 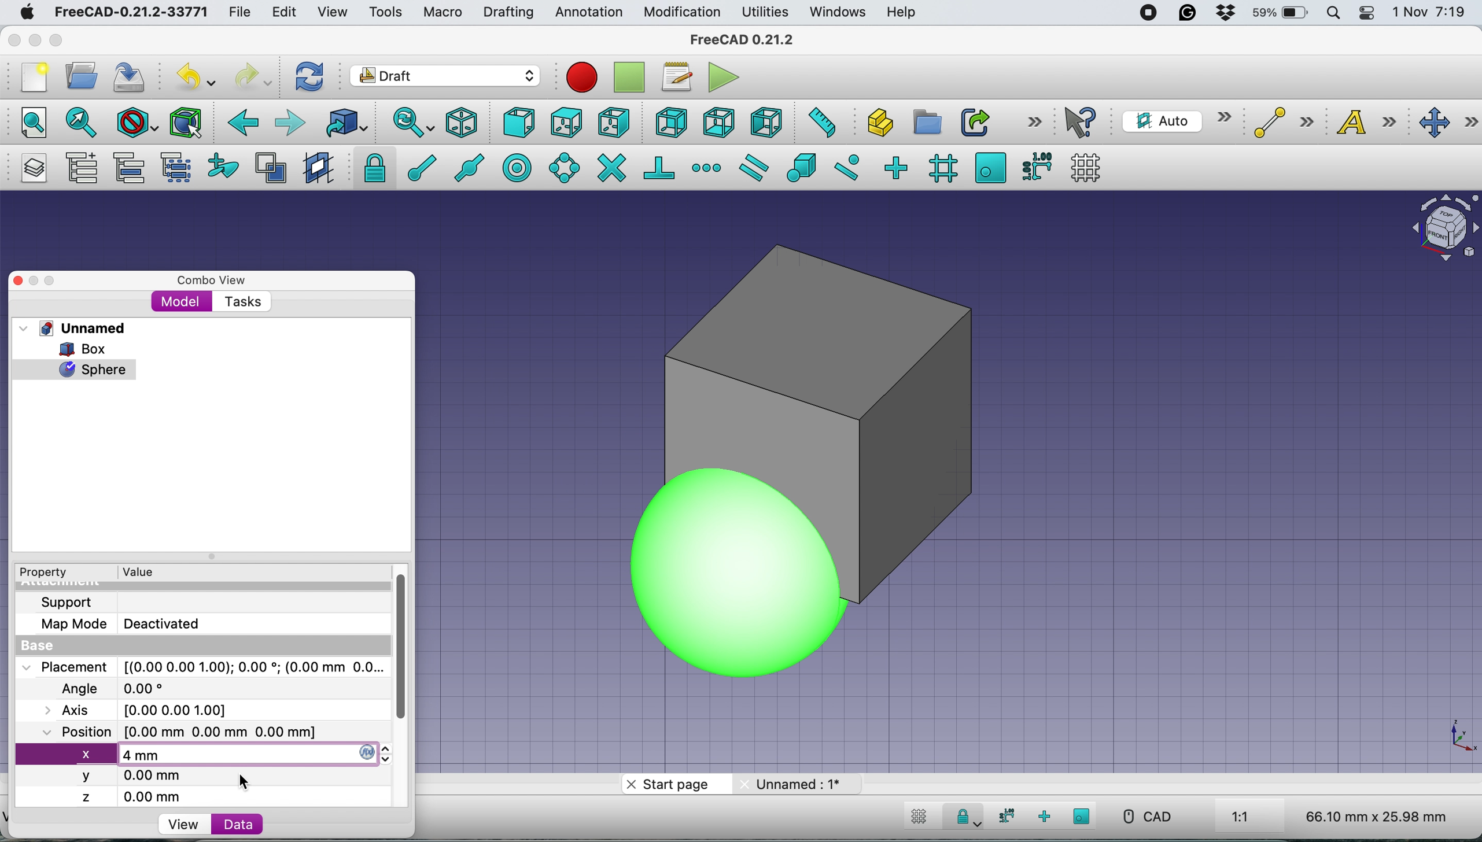 What do you see at coordinates (963, 819) in the screenshot?
I see `snap lock` at bounding box center [963, 819].